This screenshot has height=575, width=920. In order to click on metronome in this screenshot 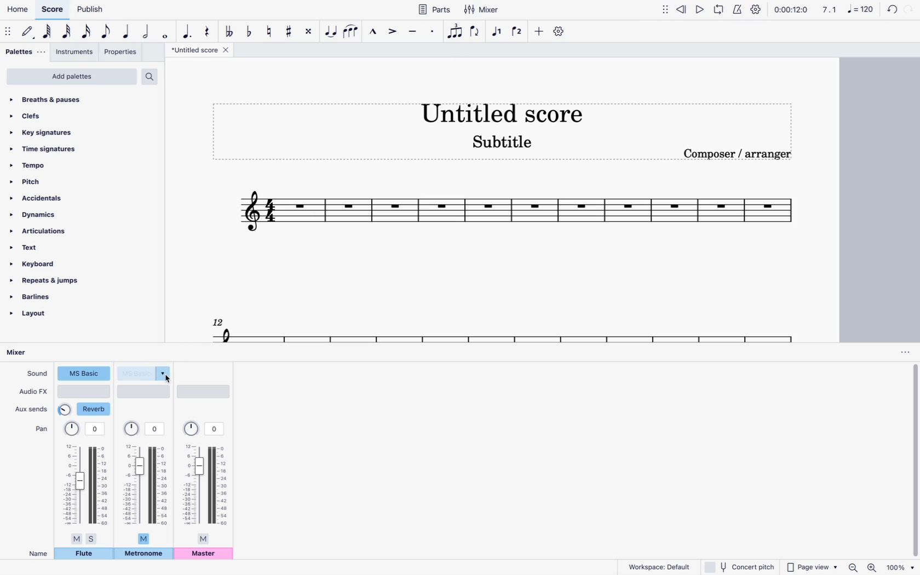, I will do `click(143, 554)`.